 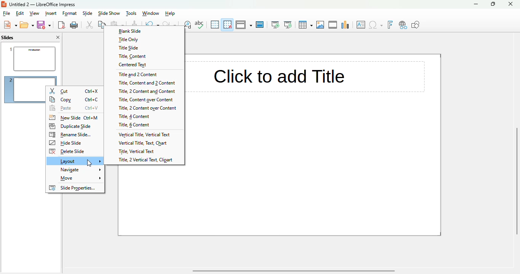 I want to click on slide properties, so click(x=75, y=188).